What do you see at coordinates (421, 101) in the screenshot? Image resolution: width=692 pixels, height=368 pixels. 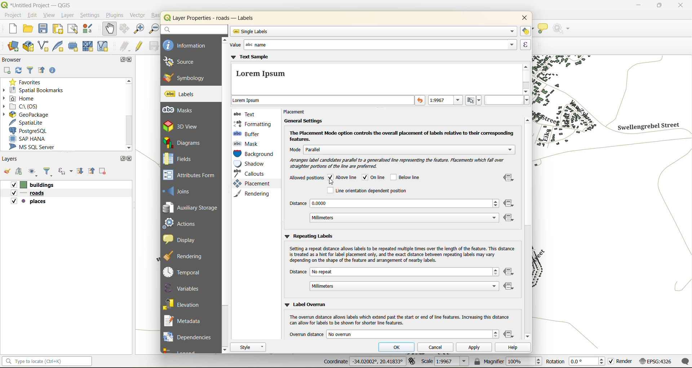 I see `reset` at bounding box center [421, 101].